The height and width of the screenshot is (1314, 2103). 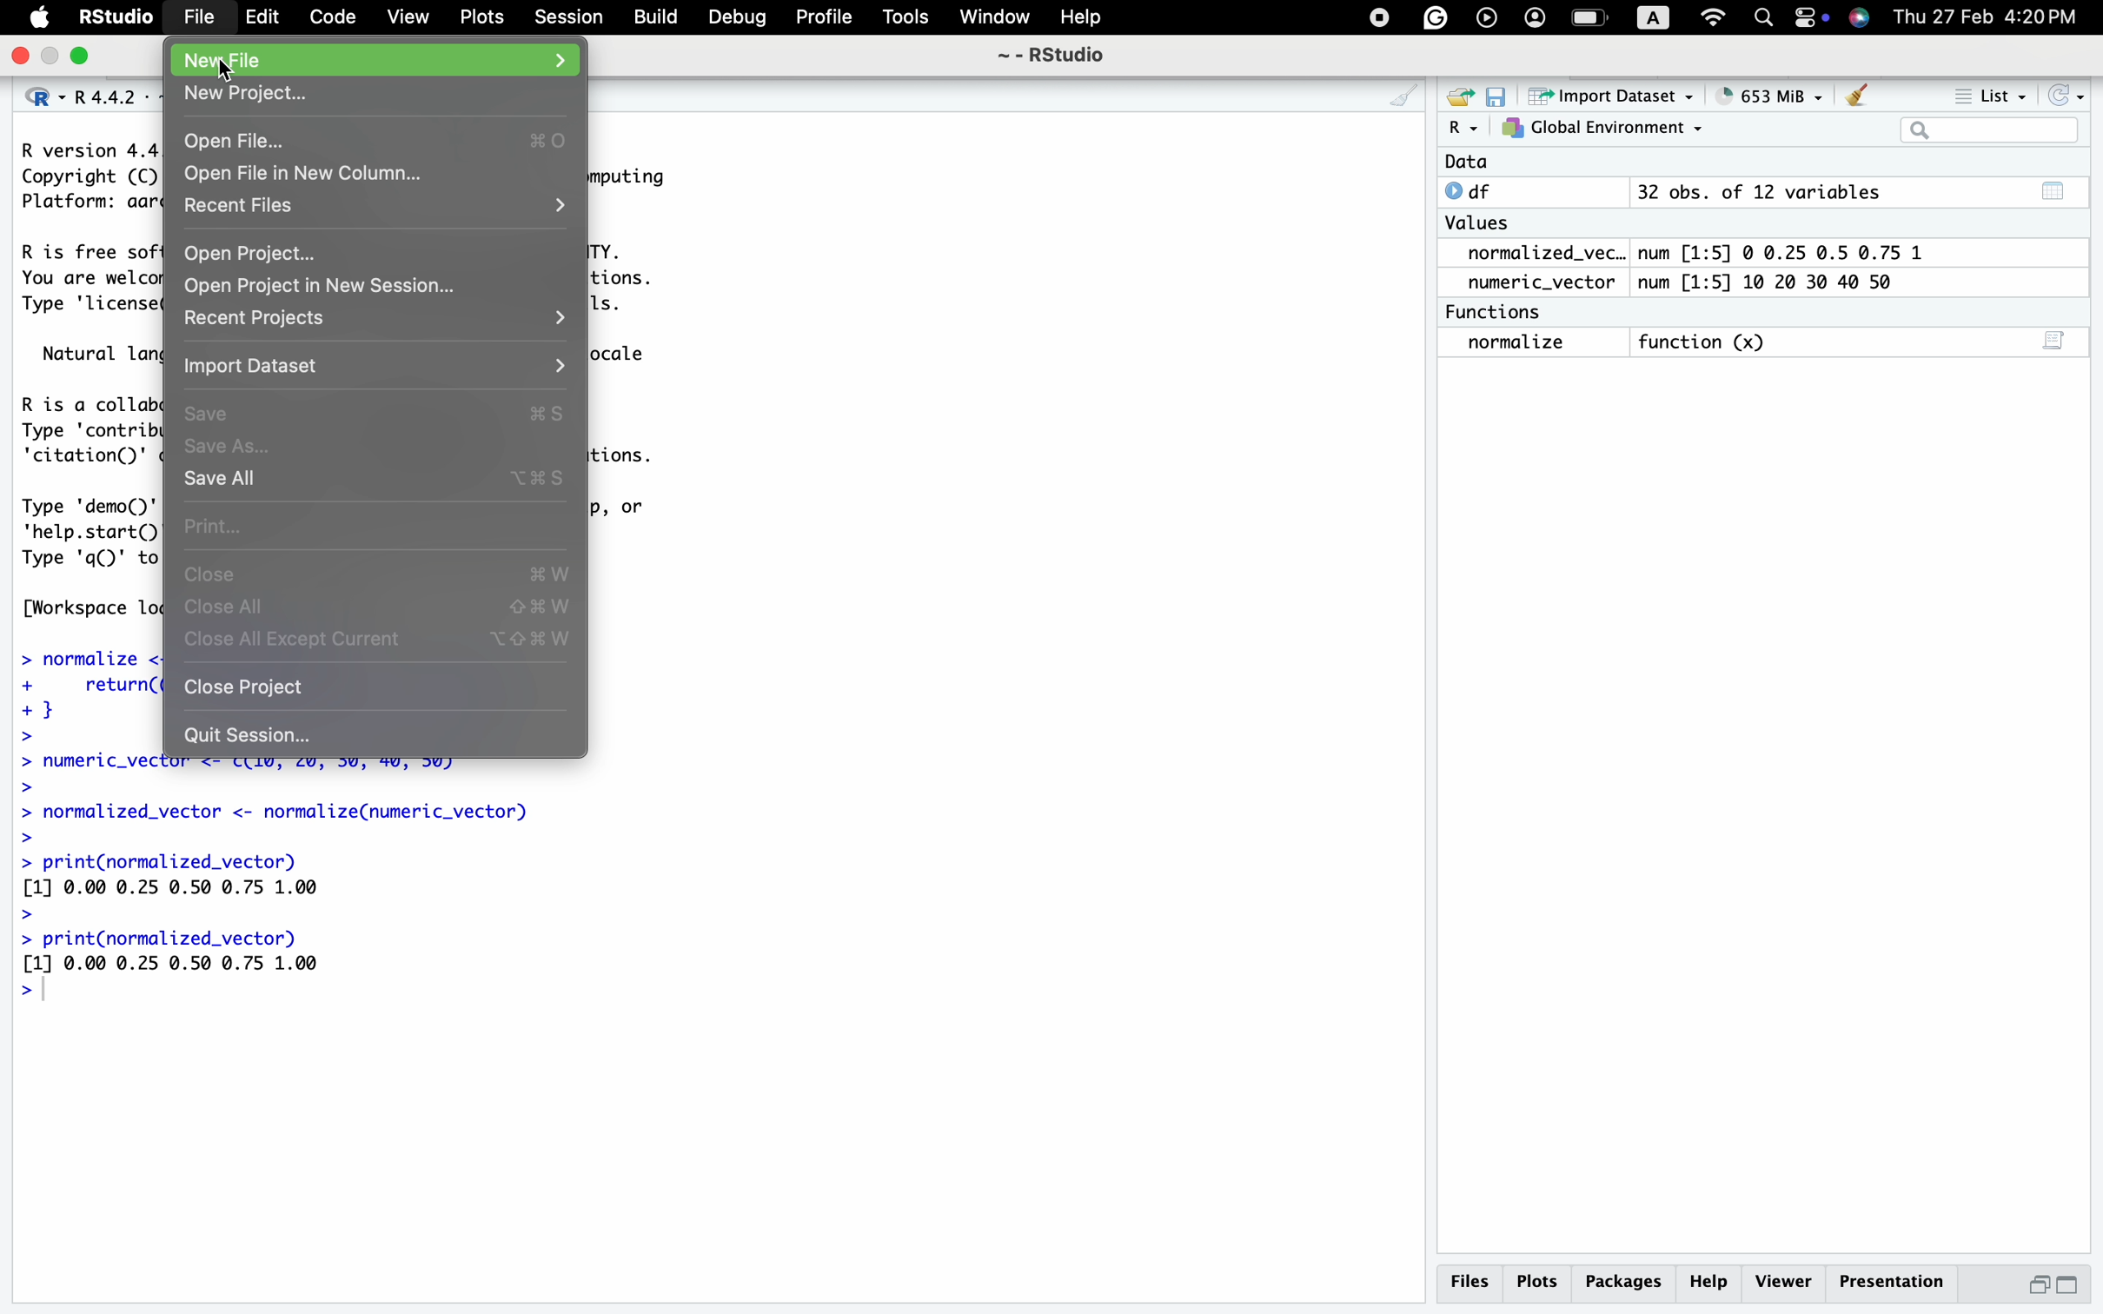 What do you see at coordinates (244, 686) in the screenshot?
I see `Close Project` at bounding box center [244, 686].